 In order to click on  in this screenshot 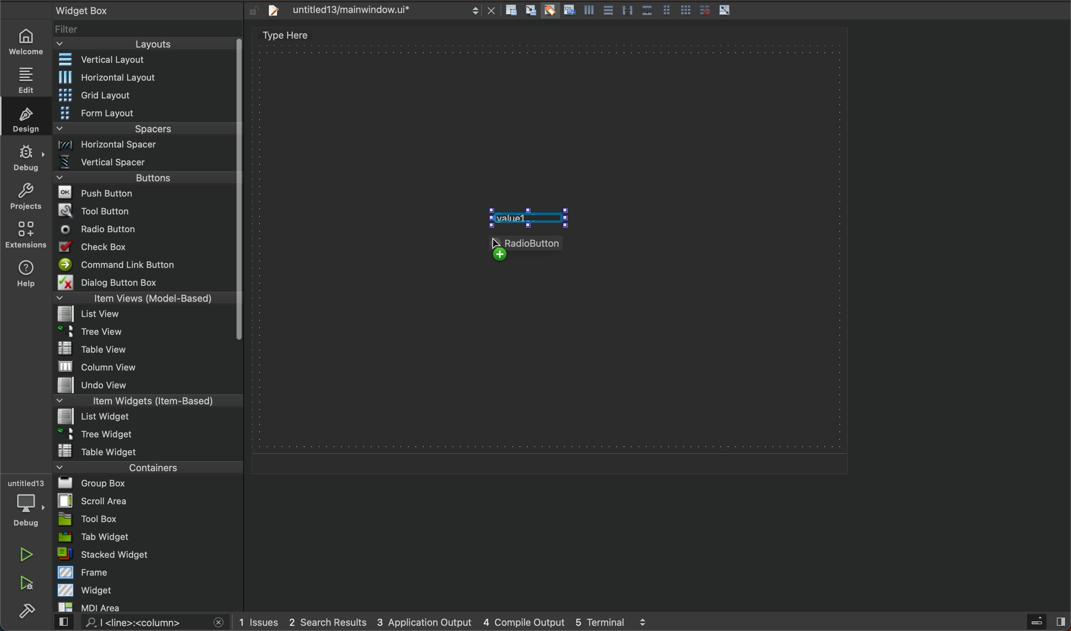, I will do `click(147, 148)`.